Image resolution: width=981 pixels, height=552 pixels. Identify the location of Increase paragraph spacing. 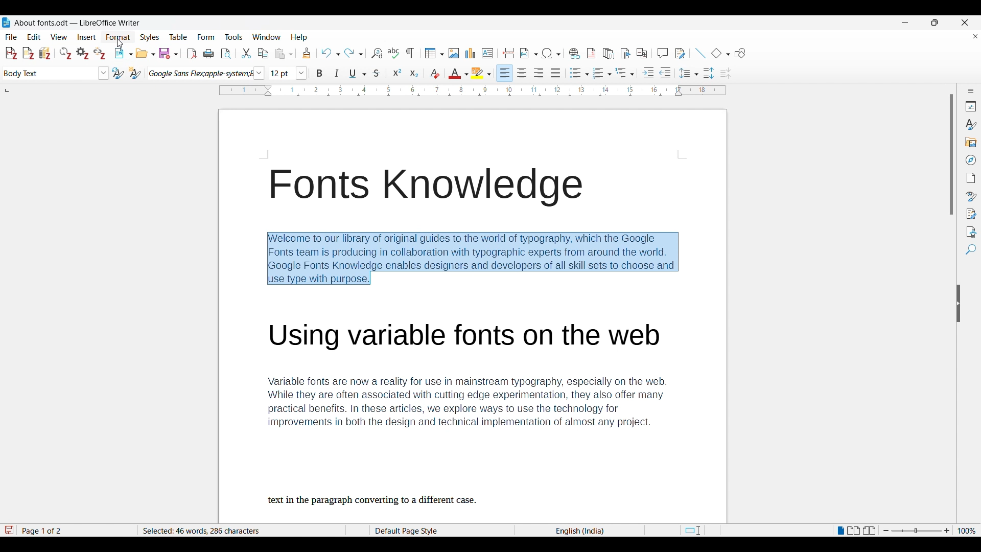
(709, 73).